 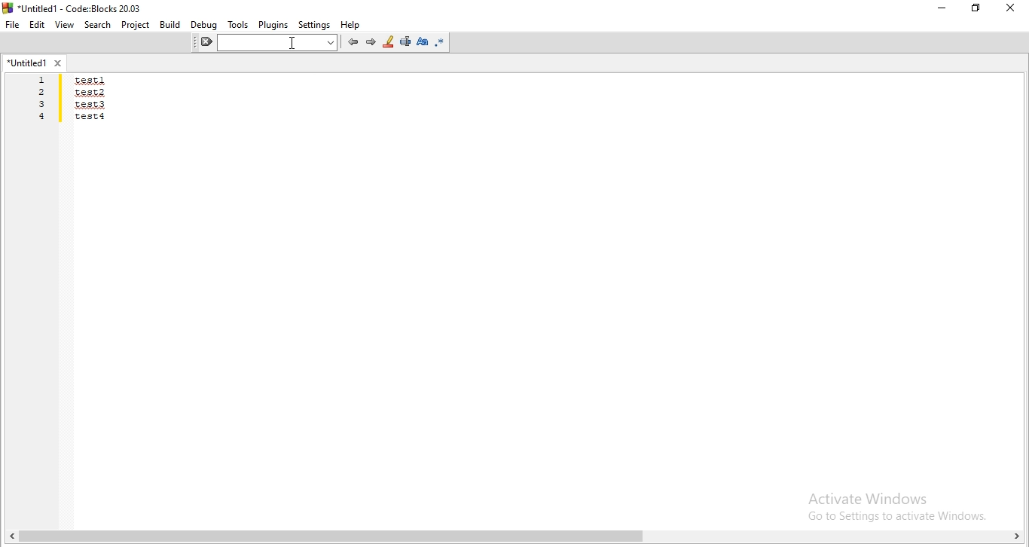 I want to click on Build , so click(x=169, y=24).